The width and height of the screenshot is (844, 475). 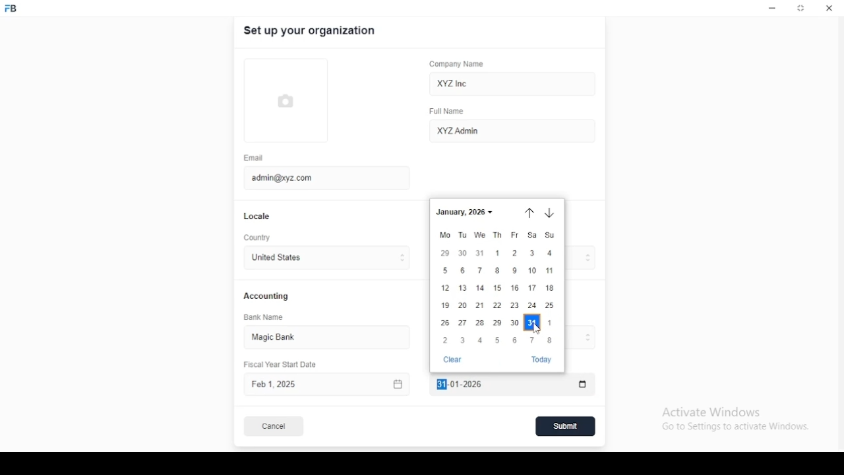 I want to click on 31, so click(x=481, y=254).